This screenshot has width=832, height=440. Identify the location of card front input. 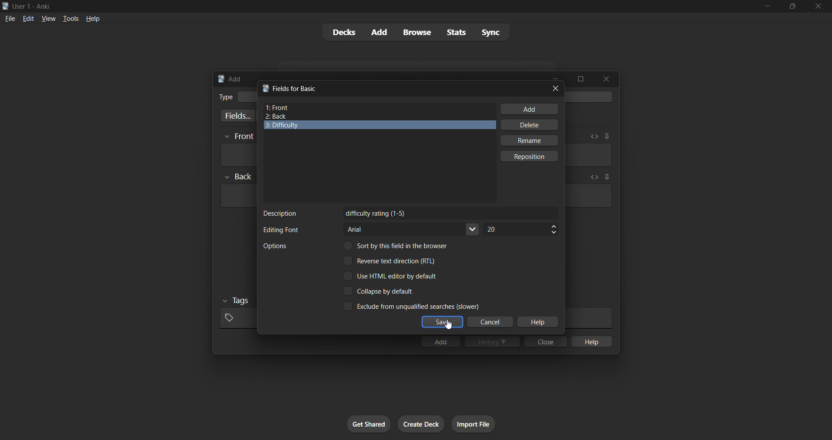
(237, 155).